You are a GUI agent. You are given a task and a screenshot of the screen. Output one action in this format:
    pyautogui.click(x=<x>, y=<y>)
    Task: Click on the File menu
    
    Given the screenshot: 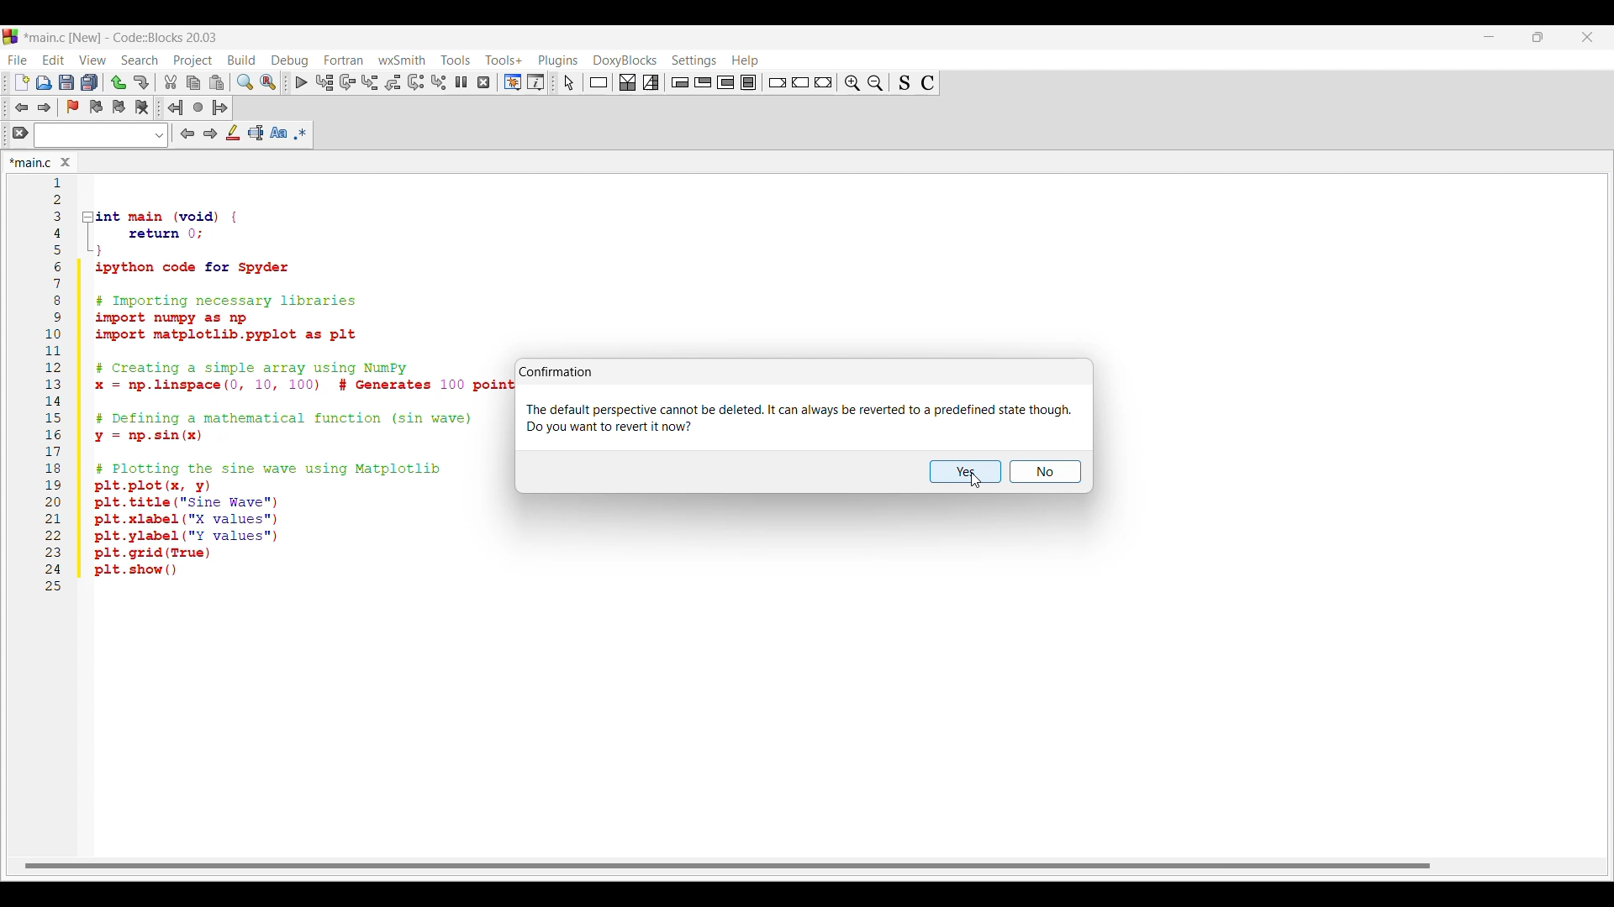 What is the action you would take?
    pyautogui.click(x=17, y=60)
    